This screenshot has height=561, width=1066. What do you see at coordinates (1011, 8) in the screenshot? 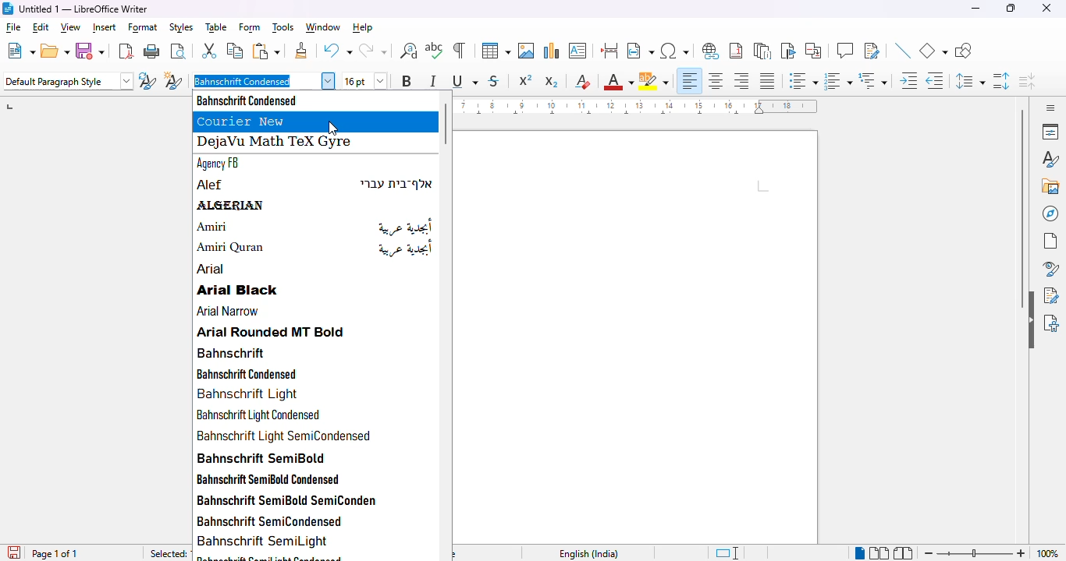
I see `maximize` at bounding box center [1011, 8].